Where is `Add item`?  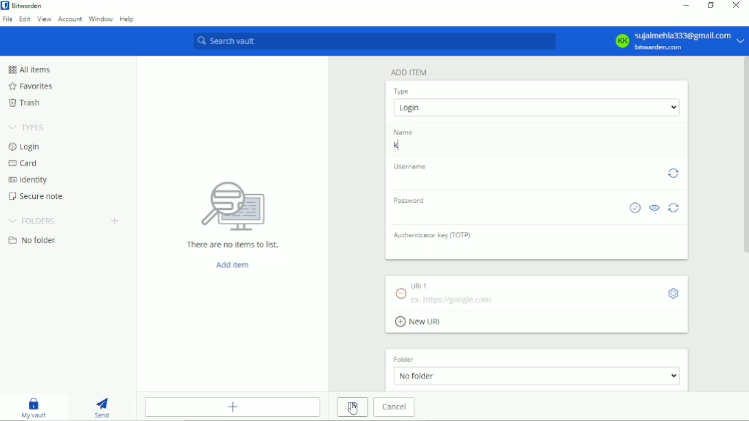 Add item is located at coordinates (233, 407).